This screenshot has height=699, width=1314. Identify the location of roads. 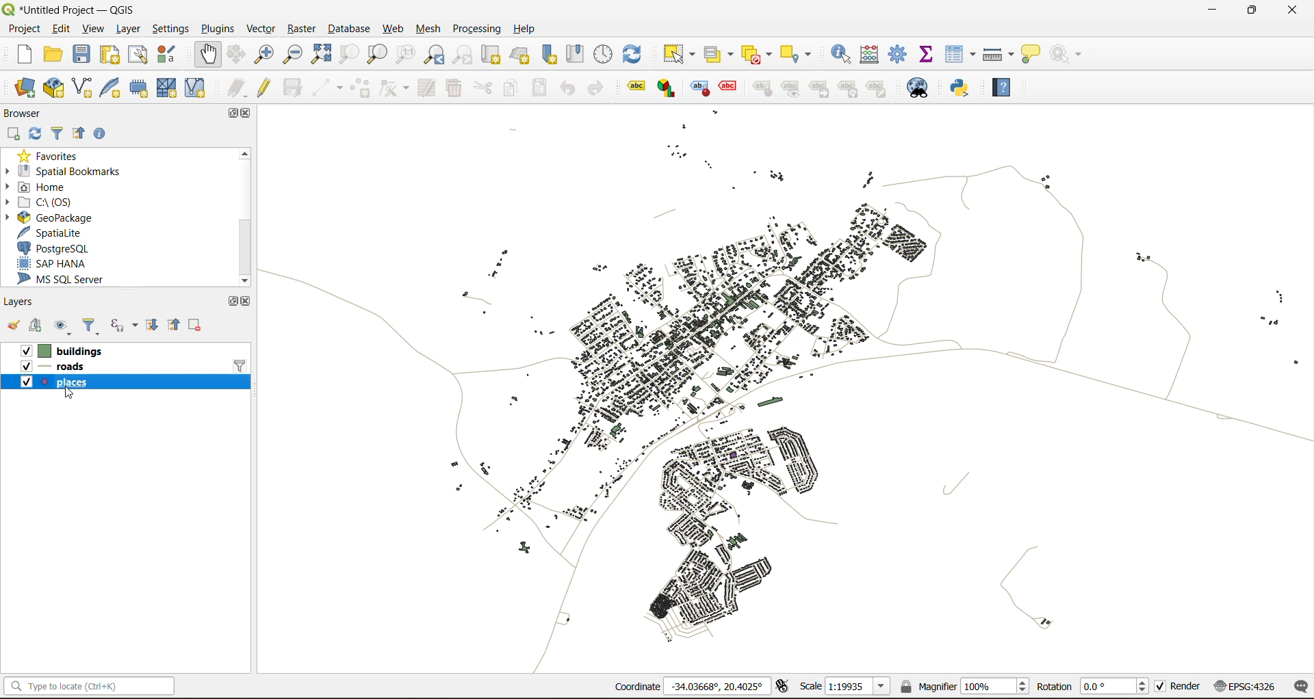
(71, 368).